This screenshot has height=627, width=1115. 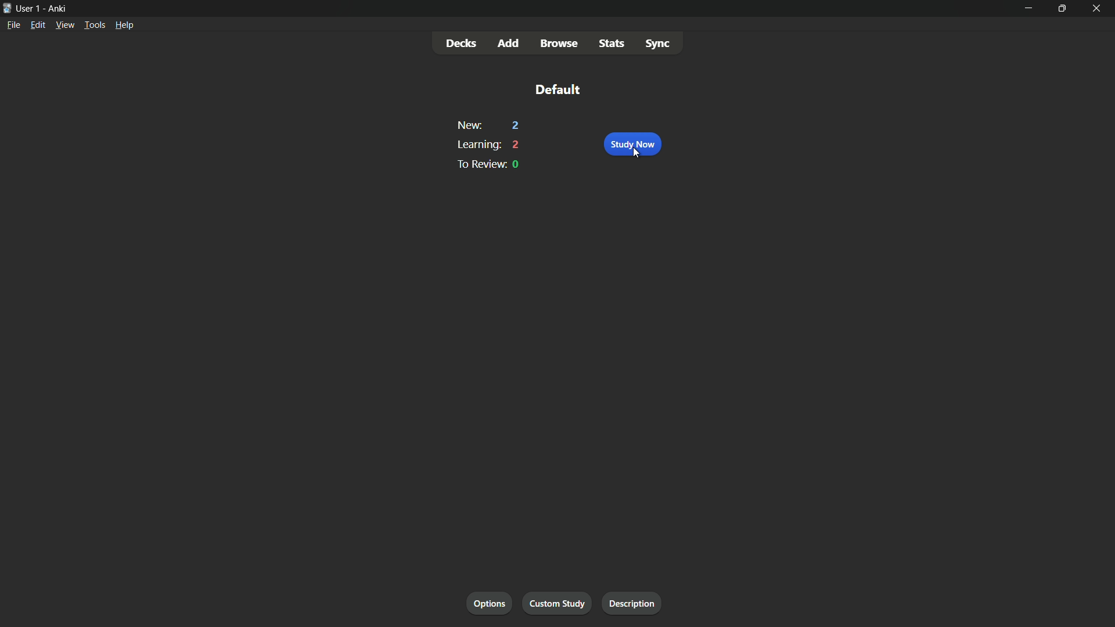 I want to click on study now, so click(x=633, y=144).